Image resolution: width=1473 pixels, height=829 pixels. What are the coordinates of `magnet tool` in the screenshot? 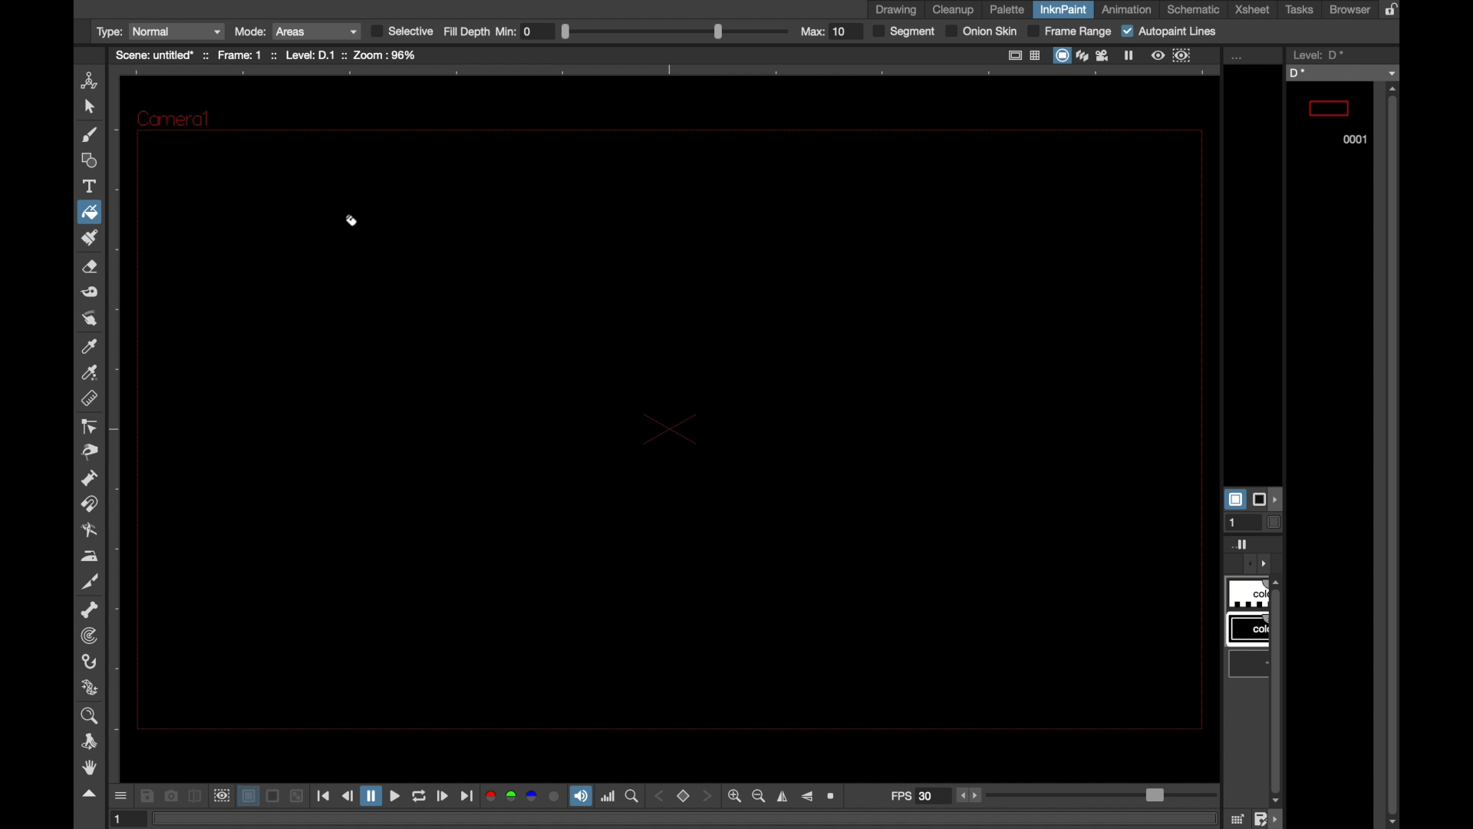 It's located at (88, 504).